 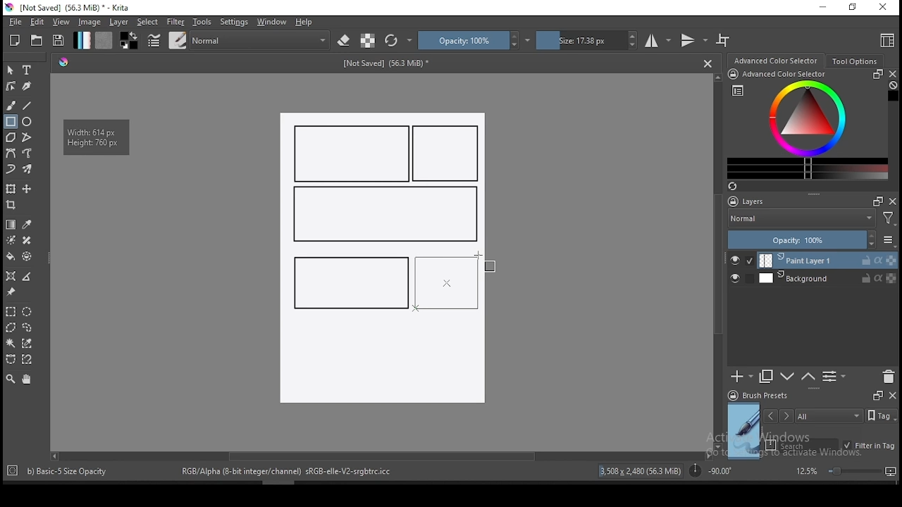 What do you see at coordinates (694, 39) in the screenshot?
I see `` at bounding box center [694, 39].